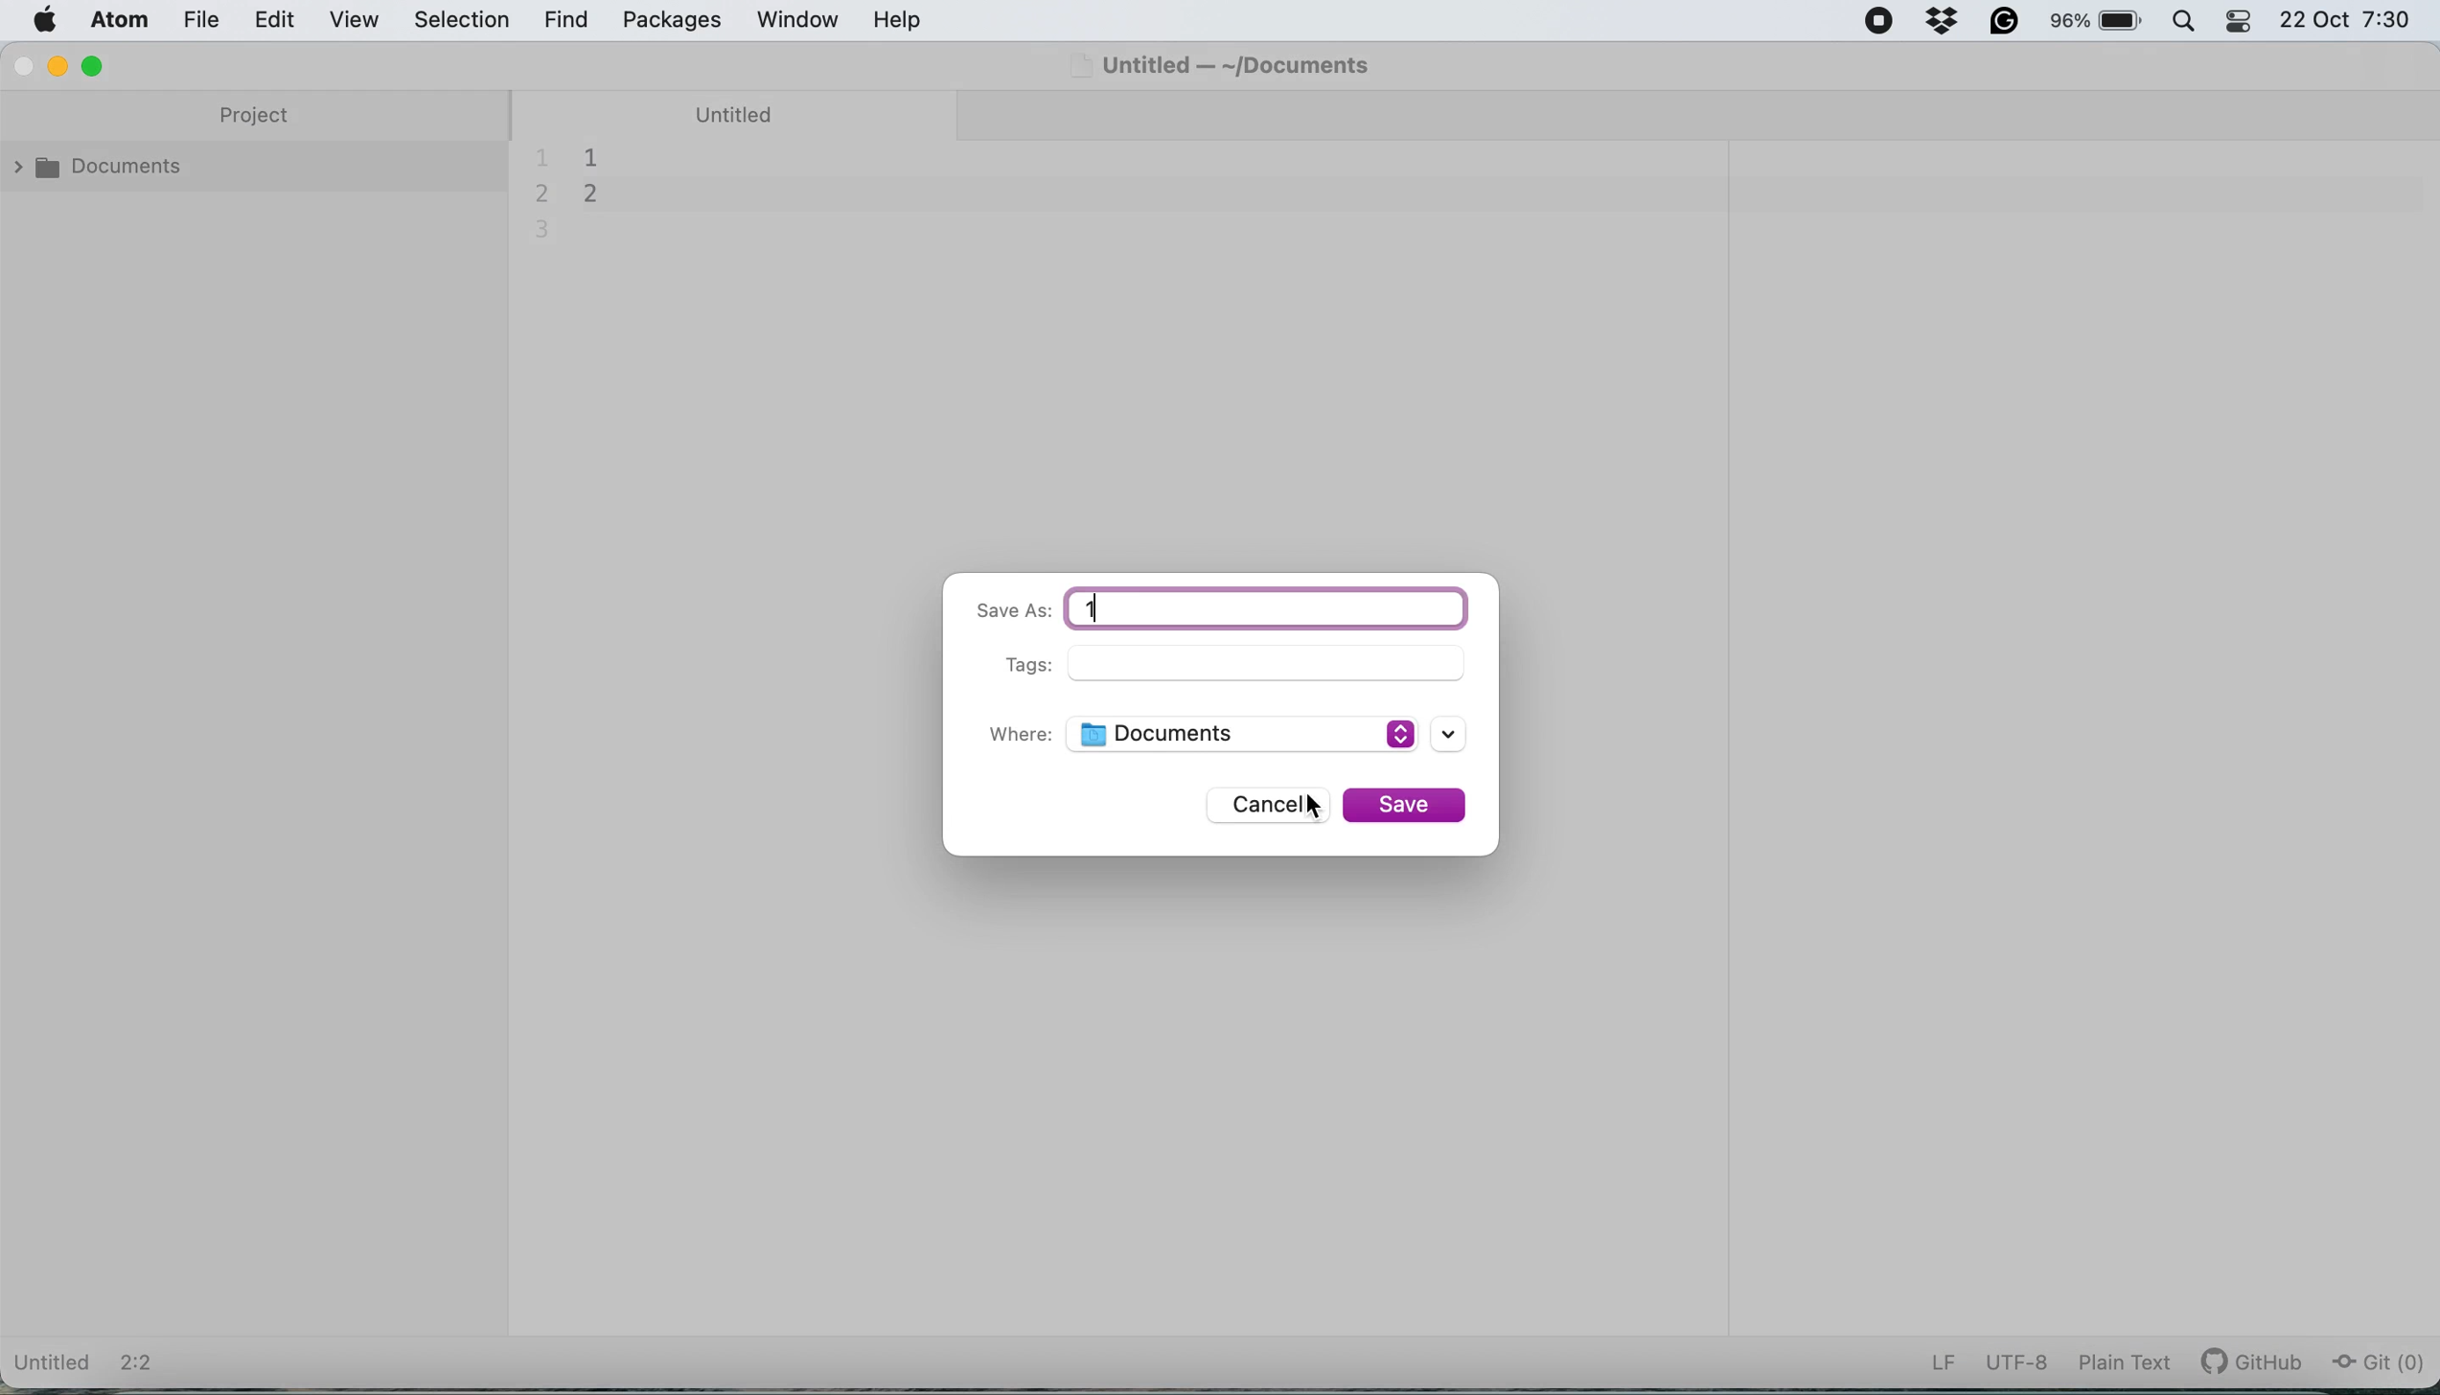 Image resolution: width=2440 pixels, height=1395 pixels. I want to click on spotlight search, so click(2183, 26).